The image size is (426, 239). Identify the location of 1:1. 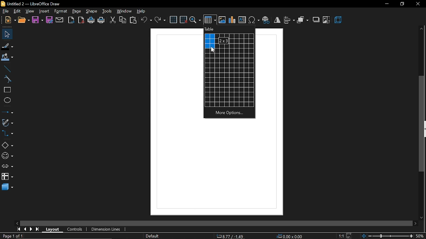
(341, 236).